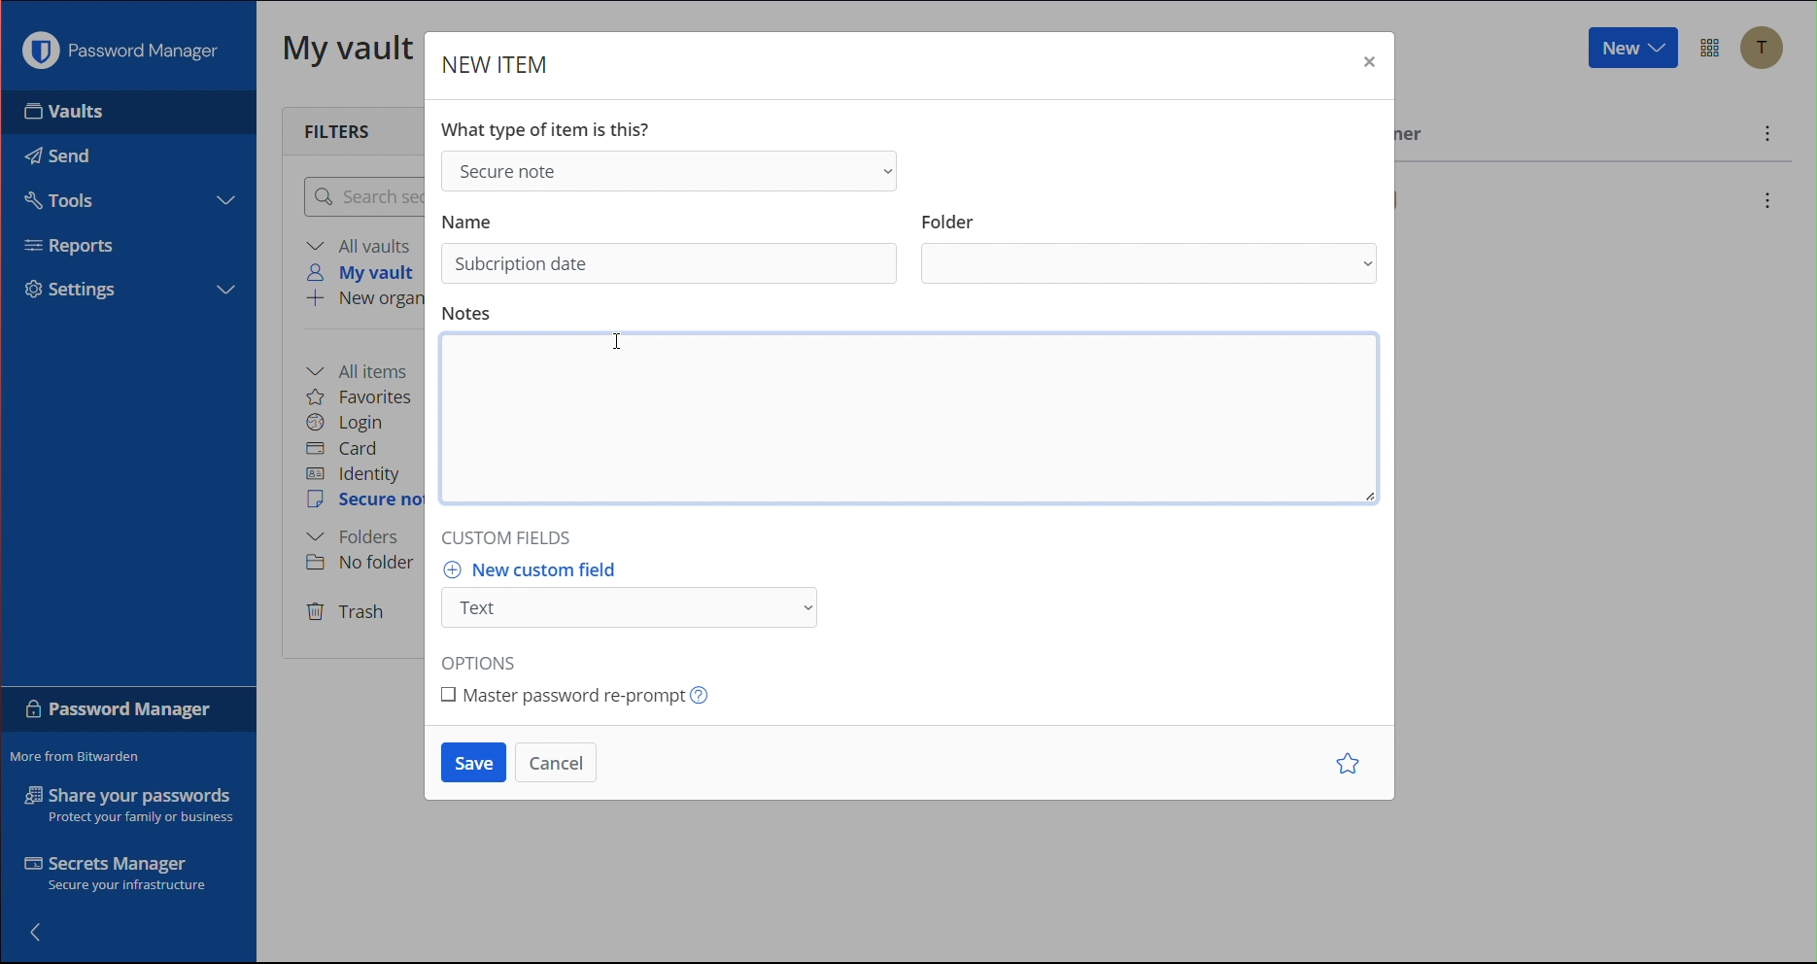 The height and width of the screenshot is (964, 1817). What do you see at coordinates (473, 763) in the screenshot?
I see `Save` at bounding box center [473, 763].